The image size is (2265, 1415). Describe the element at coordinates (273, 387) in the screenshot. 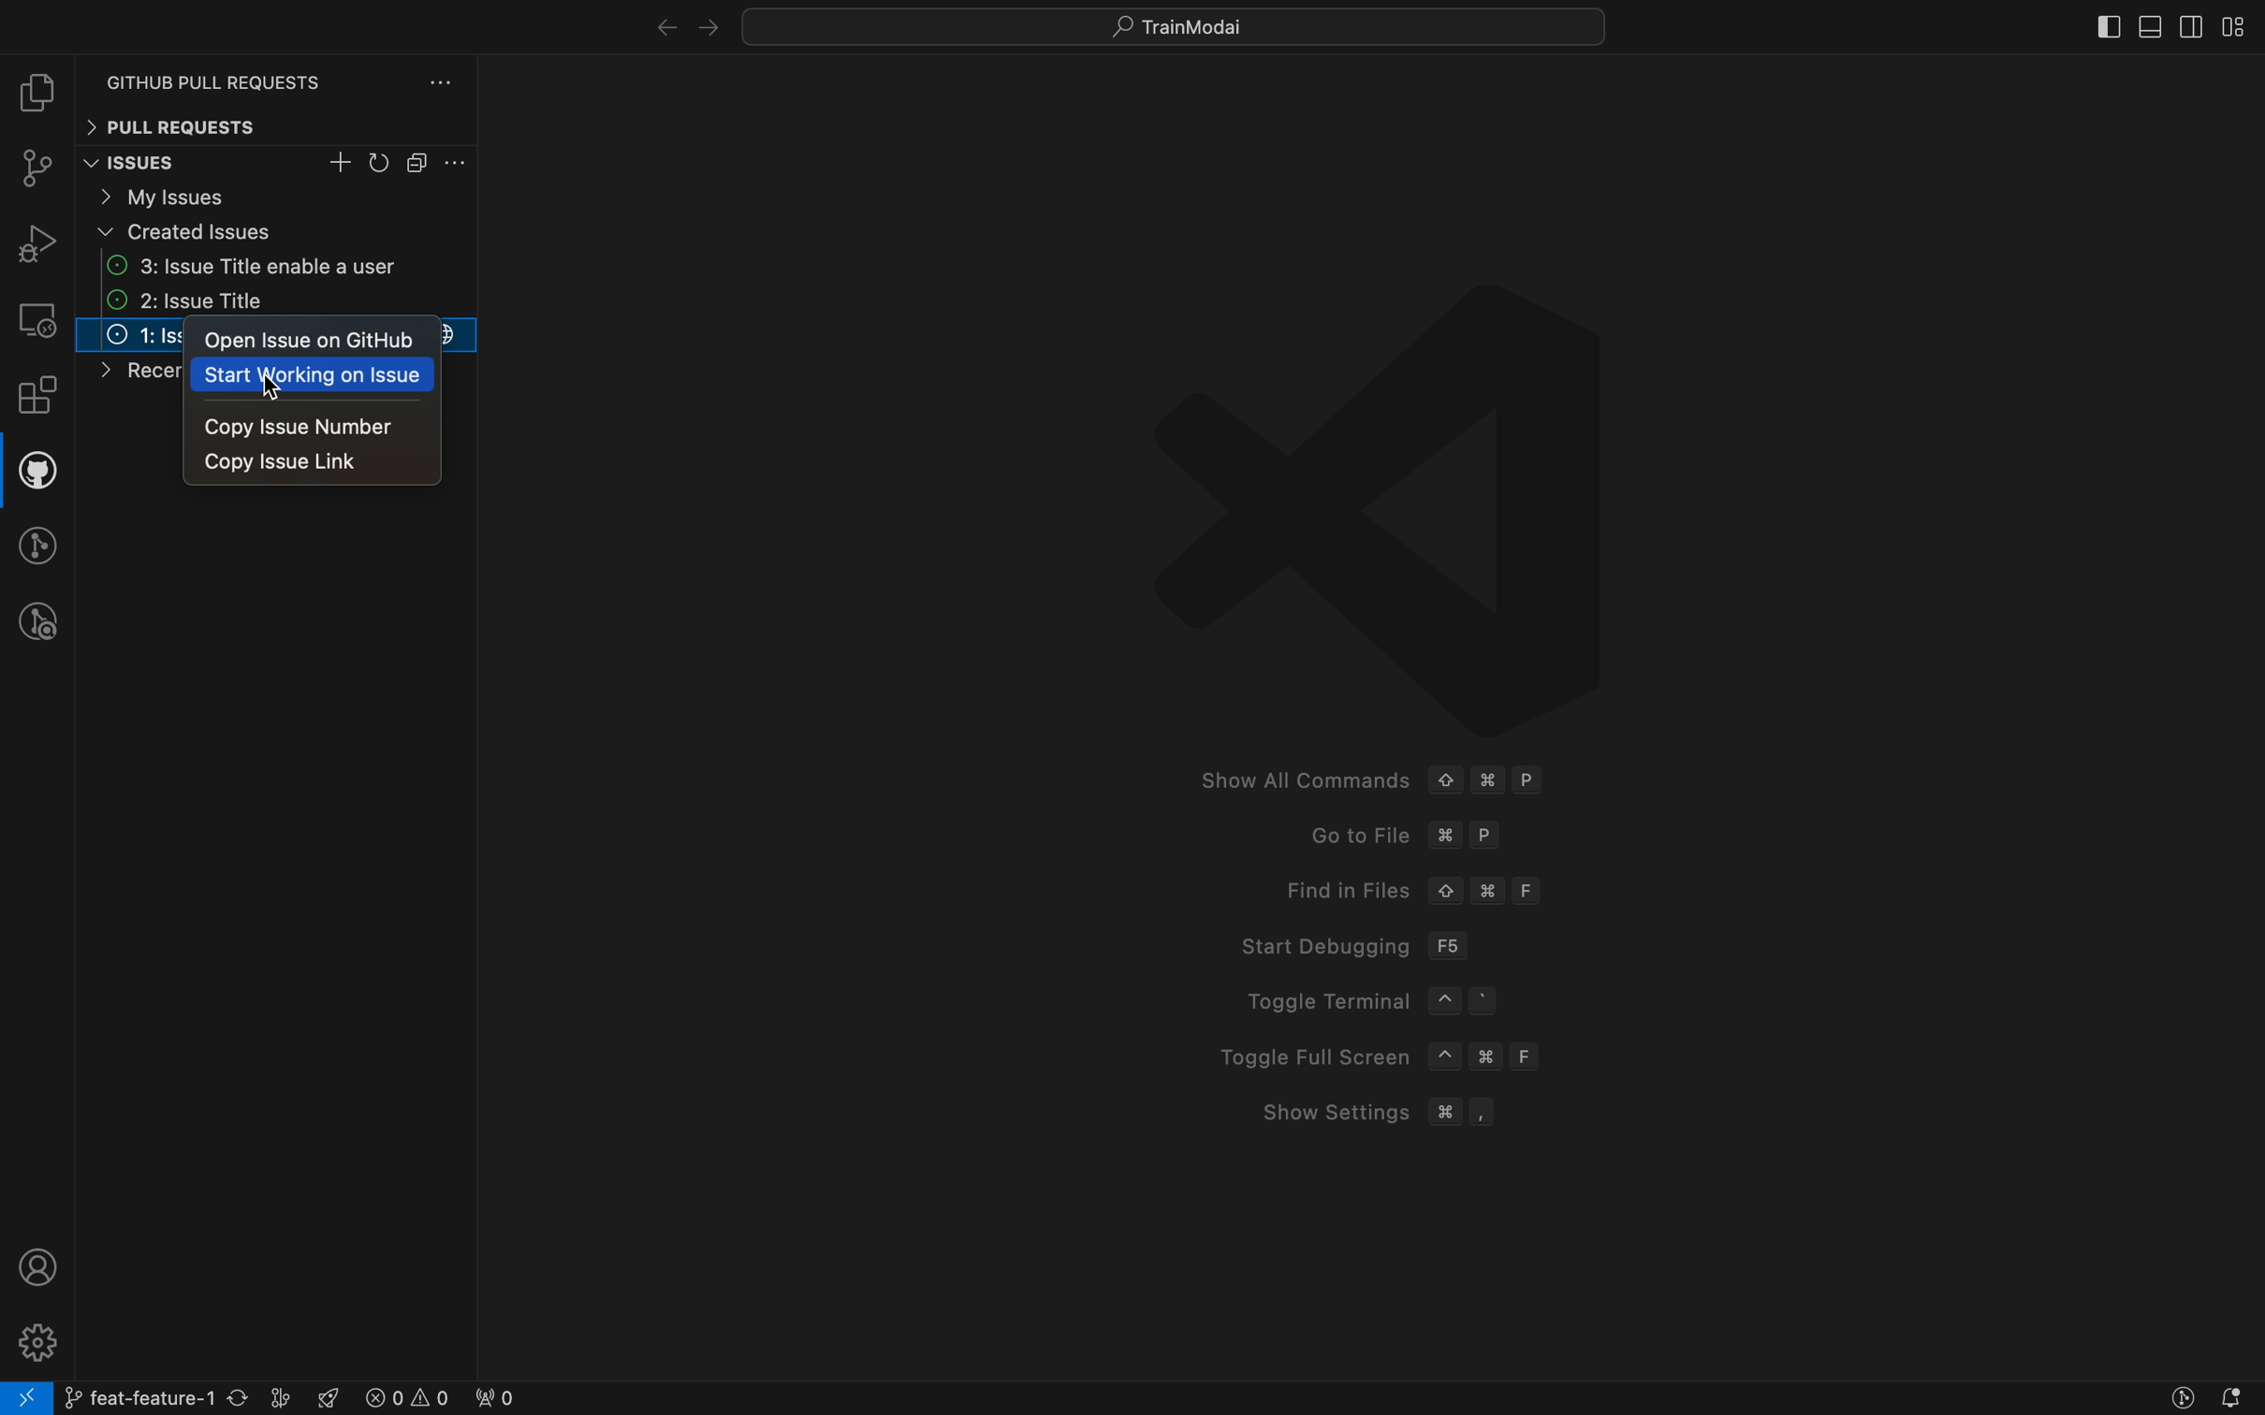

I see `cursor` at that location.